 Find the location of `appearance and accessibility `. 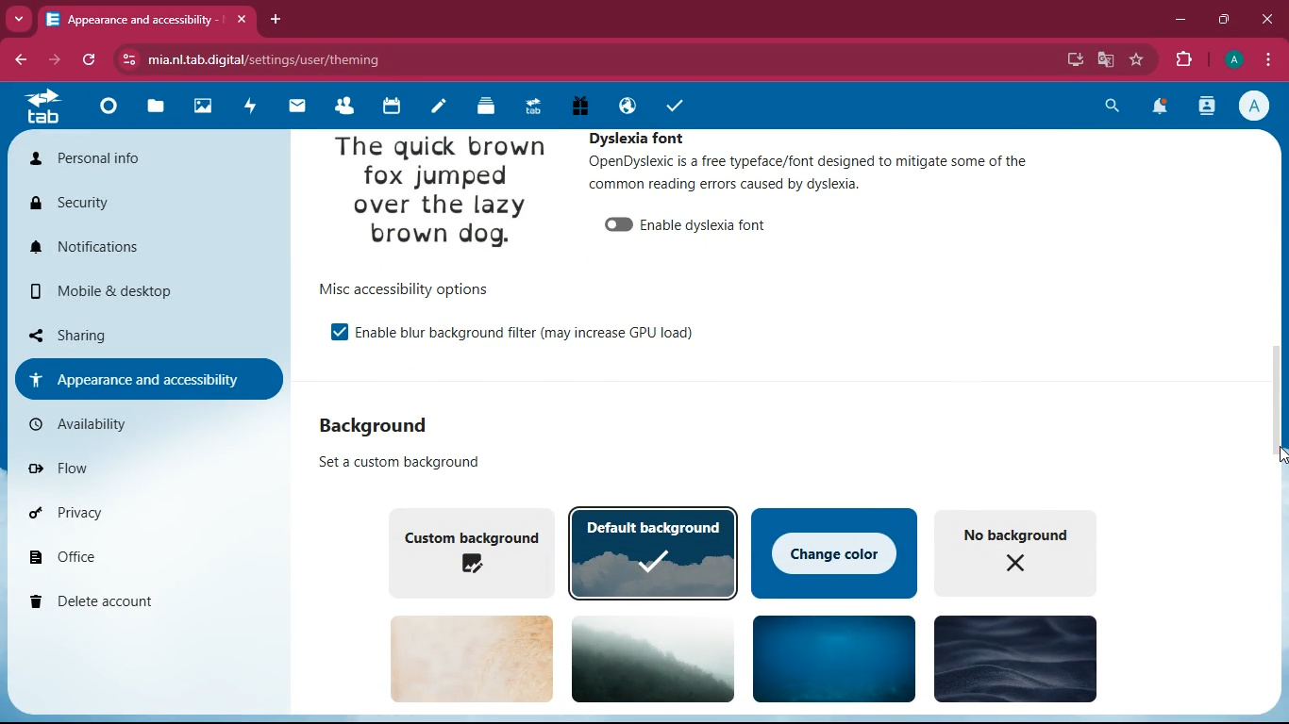

appearance and accessibility  is located at coordinates (146, 378).